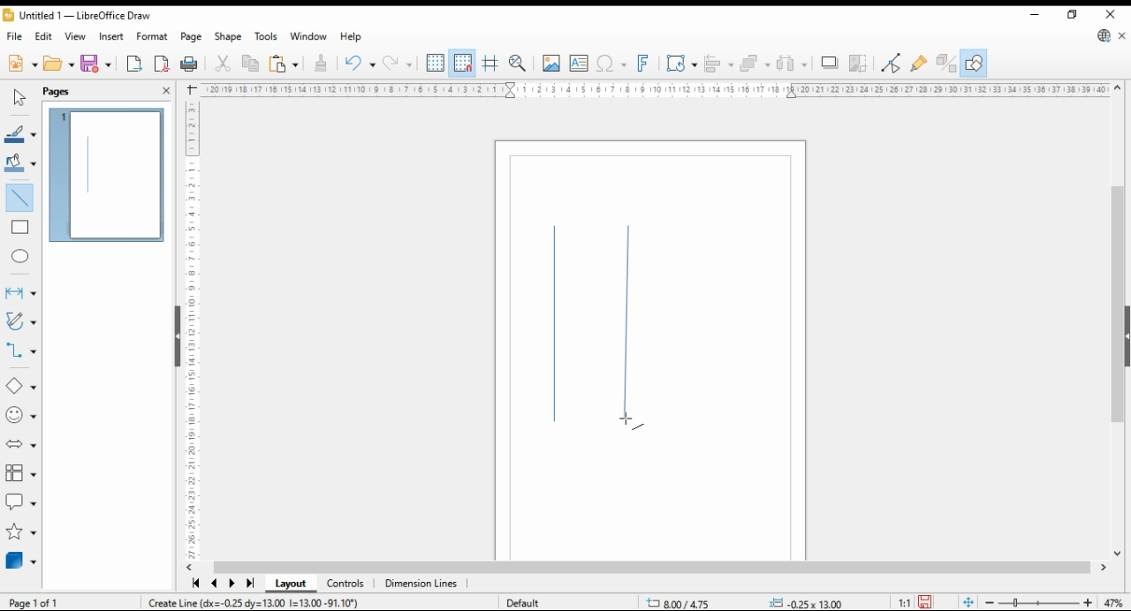 The image size is (1131, 611). Describe the element at coordinates (18, 387) in the screenshot. I see `basic shapes` at that location.